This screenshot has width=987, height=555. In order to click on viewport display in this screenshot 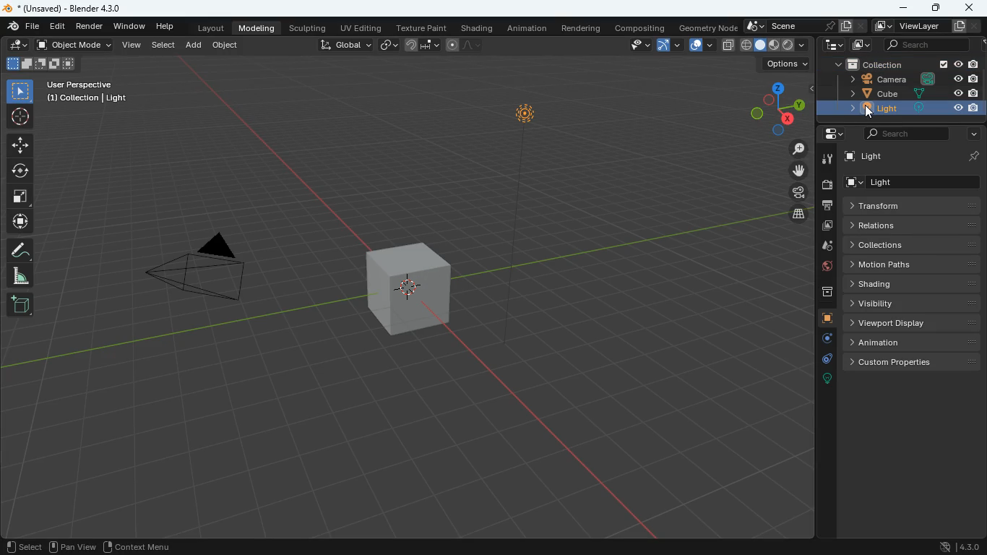, I will do `click(913, 324)`.